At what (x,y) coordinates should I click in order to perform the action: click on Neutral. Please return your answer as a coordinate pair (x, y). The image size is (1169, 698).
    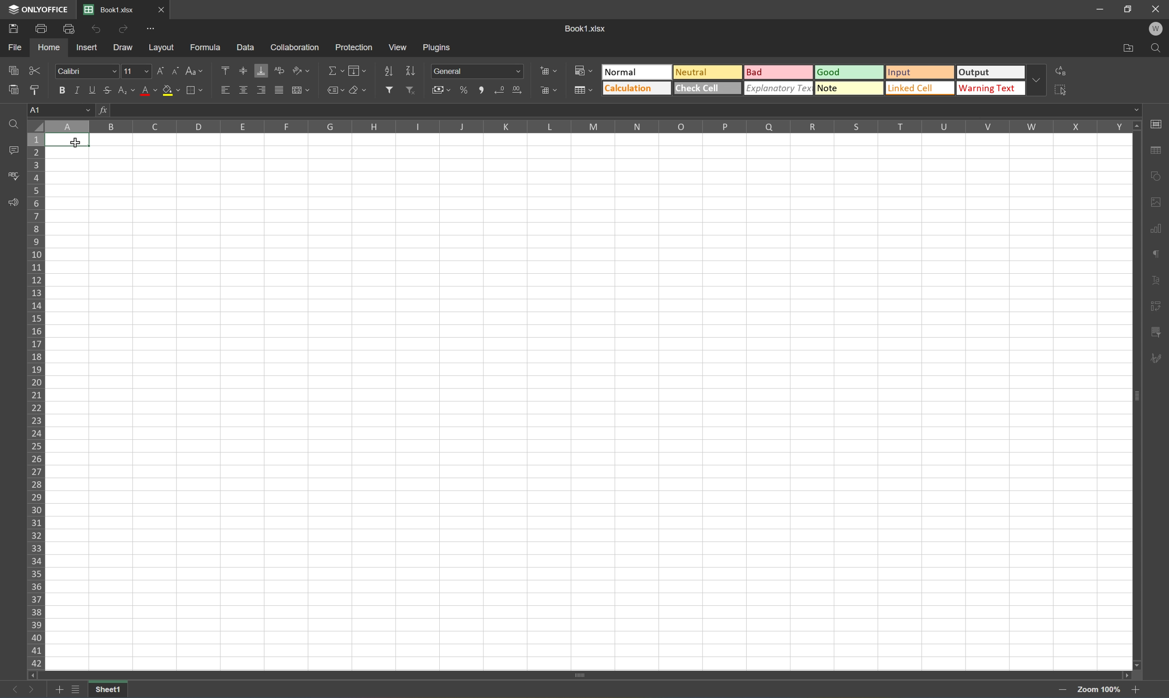
    Looking at the image, I should click on (705, 71).